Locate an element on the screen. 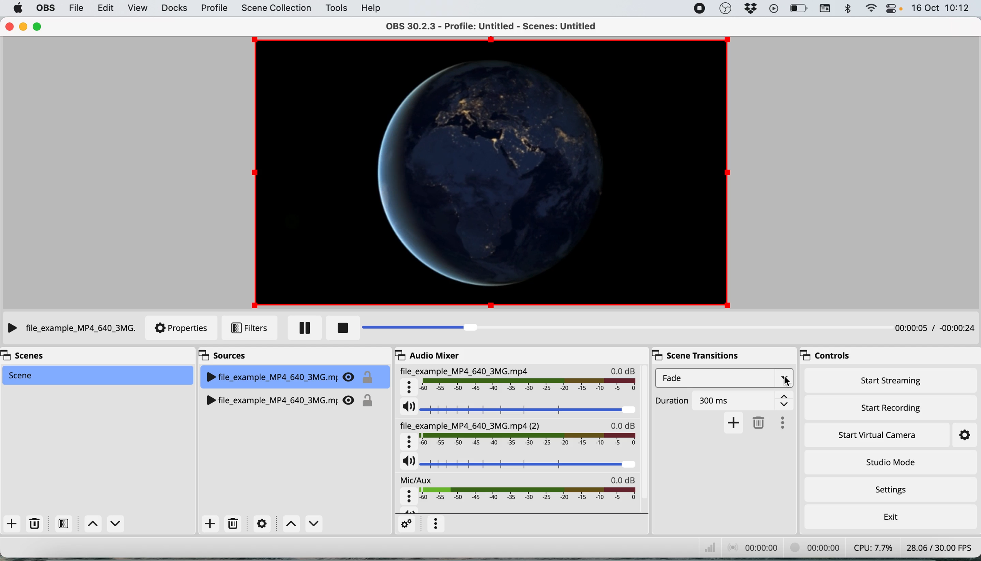 This screenshot has width=981, height=561. pause is located at coordinates (304, 328).